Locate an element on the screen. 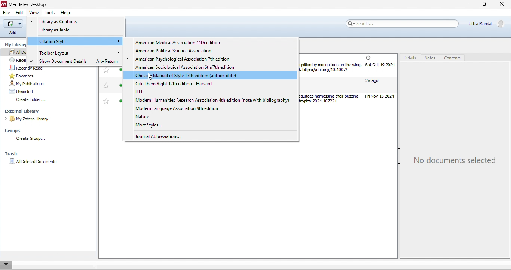 The width and height of the screenshot is (511, 270). close is located at coordinates (501, 5).